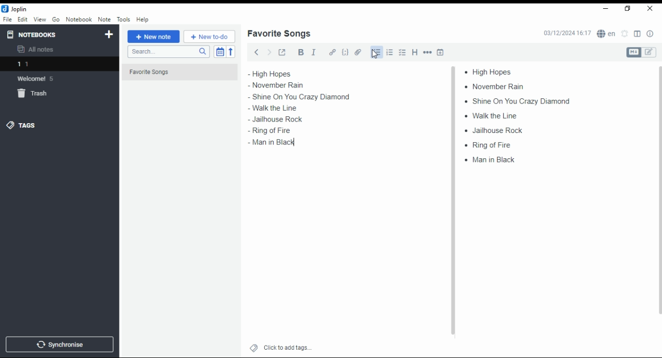 The height and width of the screenshot is (358, 662). I want to click on new note, so click(154, 37).